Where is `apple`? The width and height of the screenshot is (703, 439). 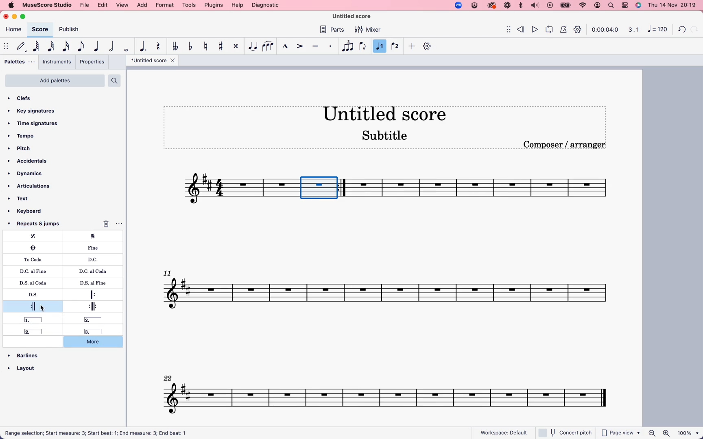 apple is located at coordinates (11, 5).